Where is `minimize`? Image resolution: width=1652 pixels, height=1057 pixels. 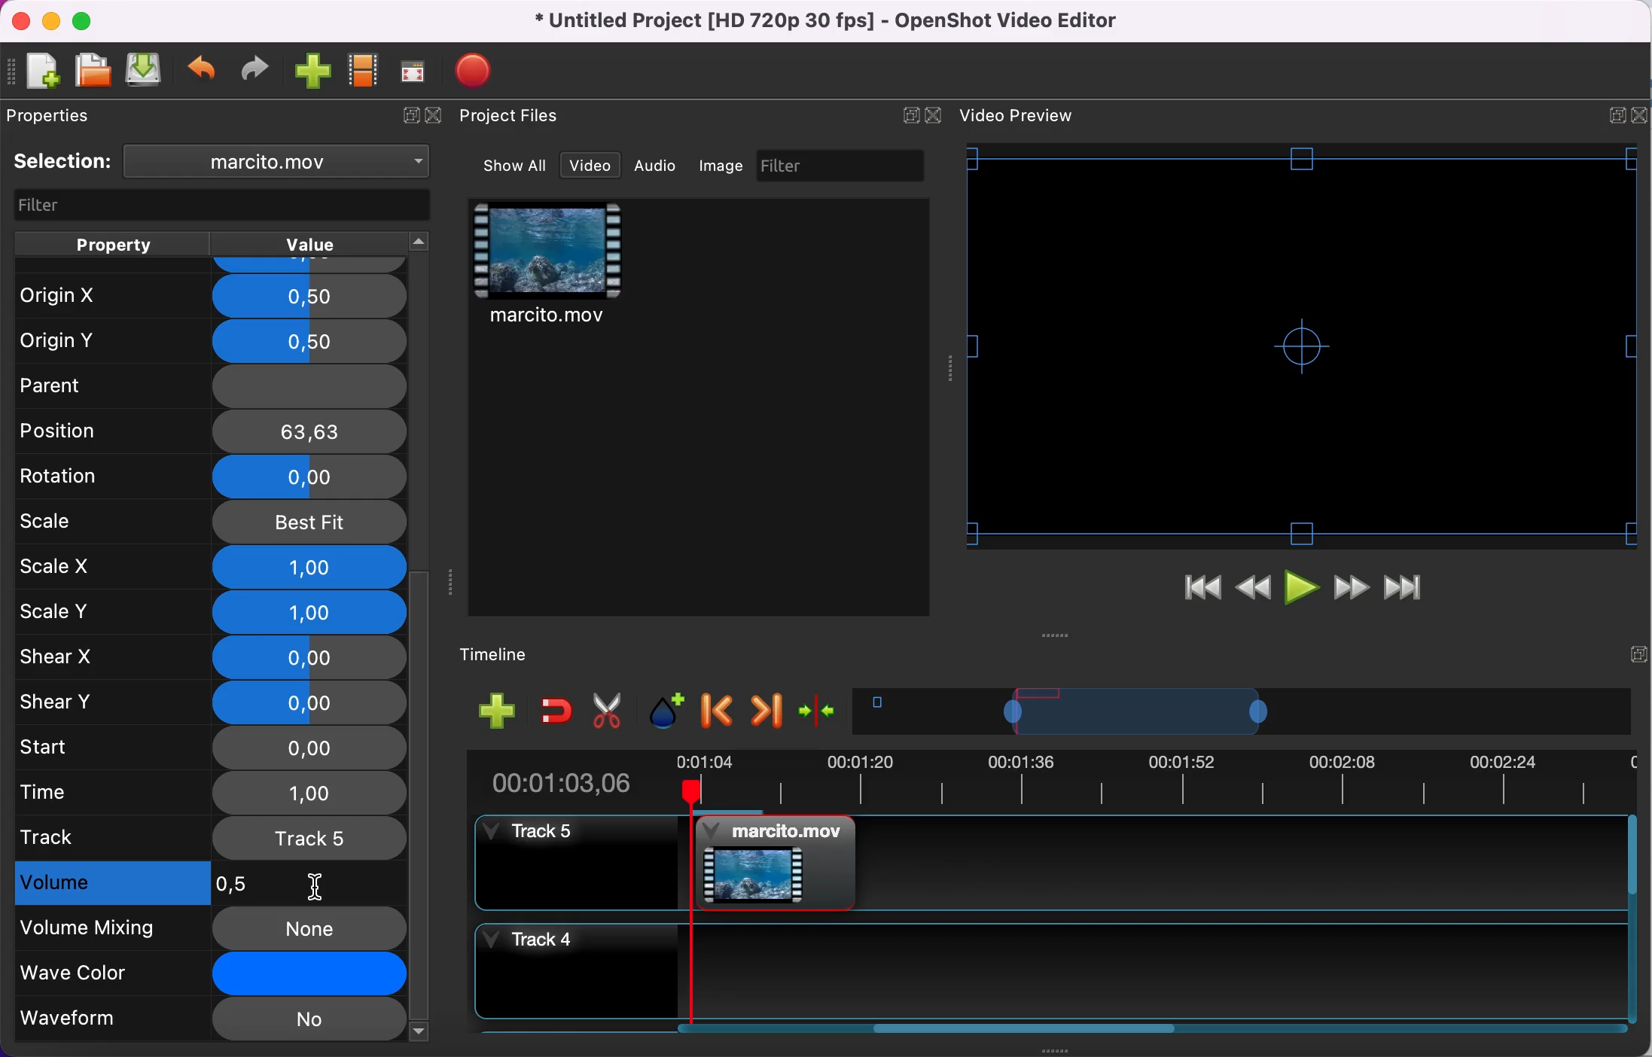
minimize is located at coordinates (50, 20).